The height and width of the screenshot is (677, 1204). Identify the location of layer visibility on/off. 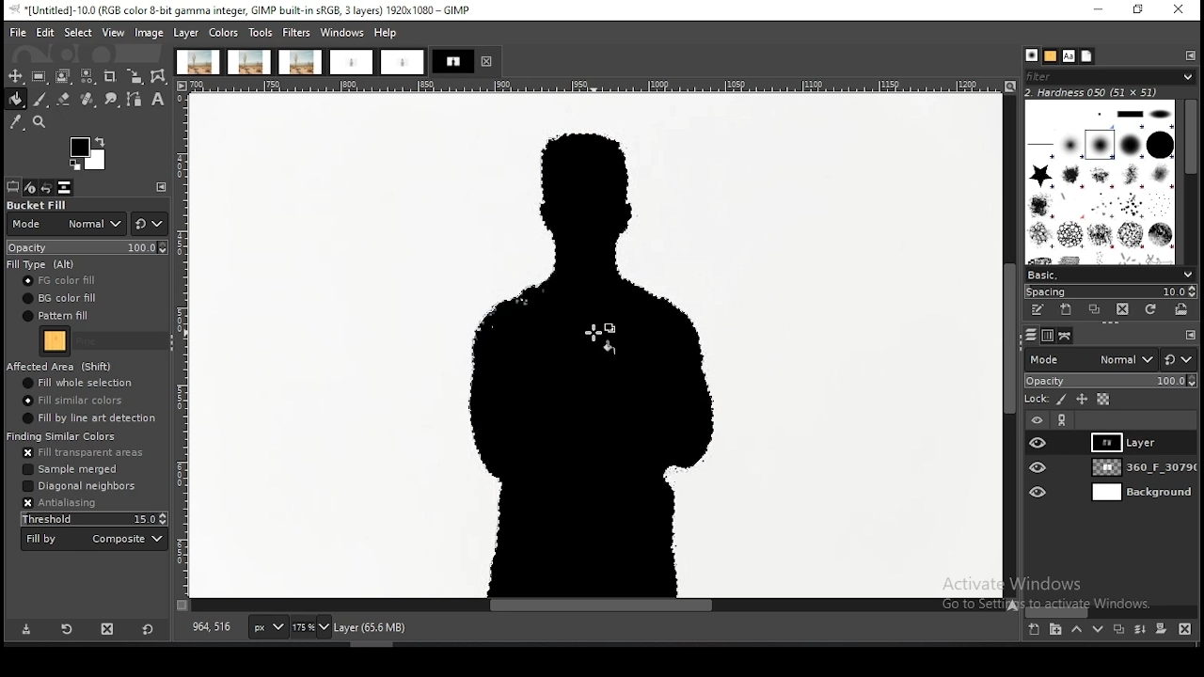
(1038, 421).